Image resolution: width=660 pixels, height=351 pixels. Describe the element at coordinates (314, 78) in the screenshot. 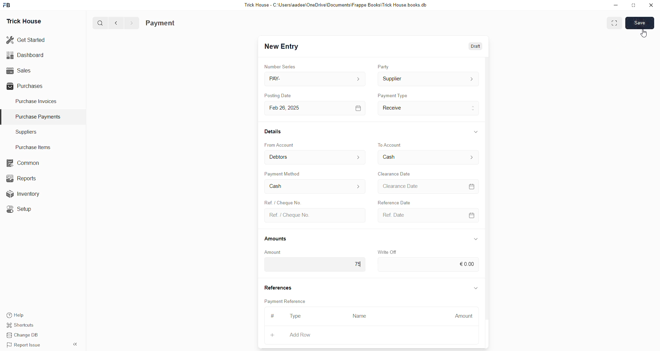

I see `PAY-` at that location.